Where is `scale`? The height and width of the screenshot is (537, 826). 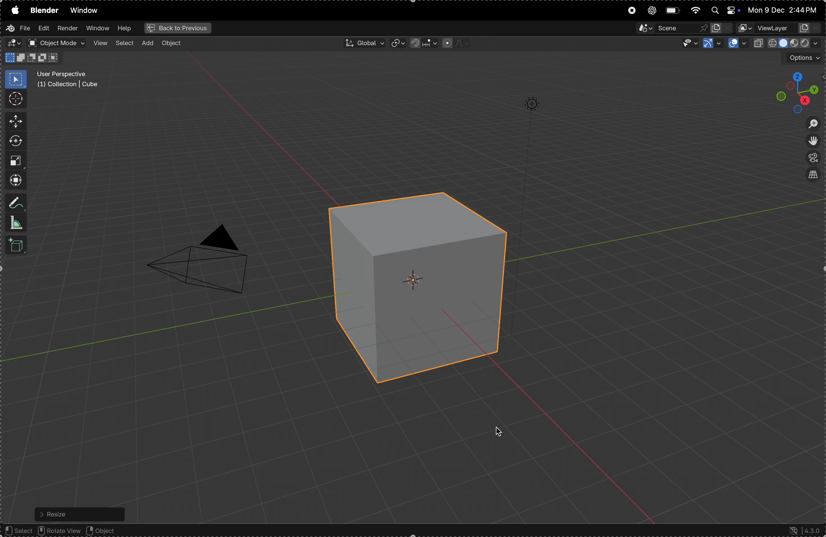
scale is located at coordinates (17, 161).